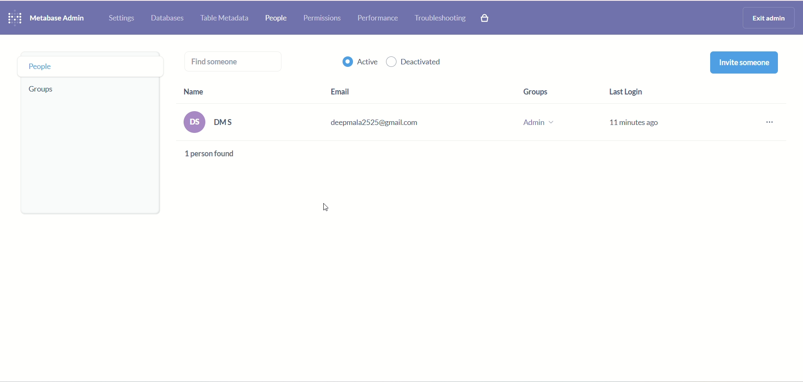 This screenshot has width=803, height=382. I want to click on performances, so click(378, 18).